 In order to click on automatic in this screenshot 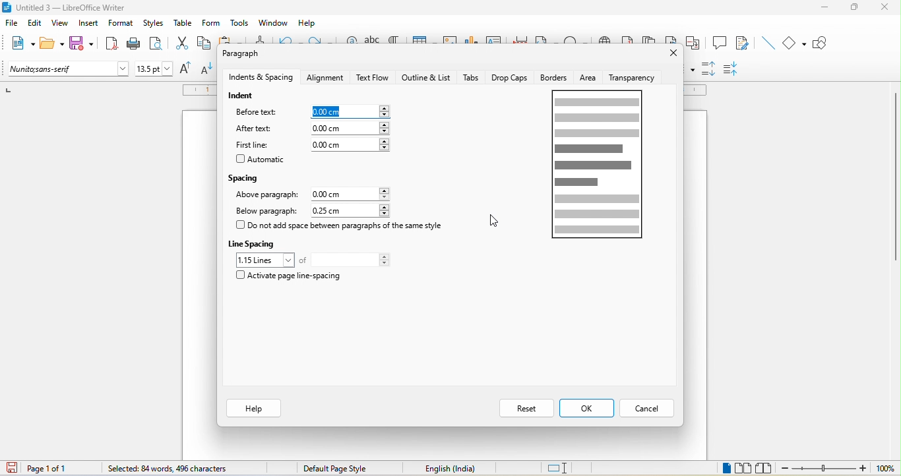, I will do `click(268, 161)`.